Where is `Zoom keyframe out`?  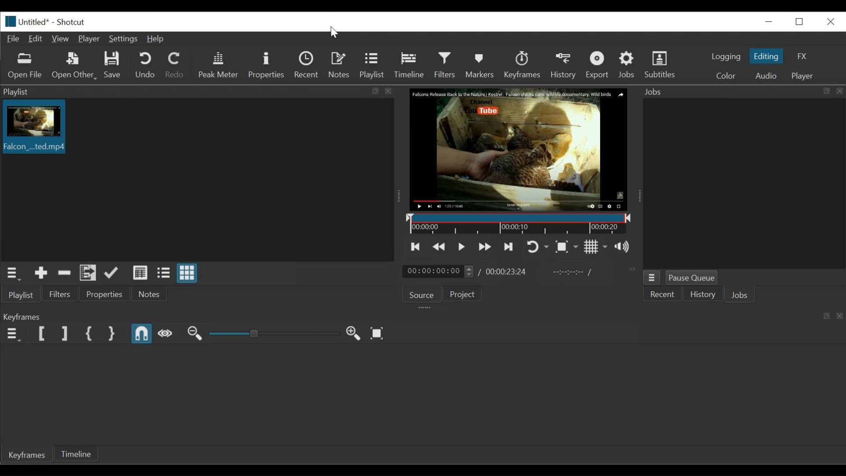
Zoom keyframe out is located at coordinates (354, 334).